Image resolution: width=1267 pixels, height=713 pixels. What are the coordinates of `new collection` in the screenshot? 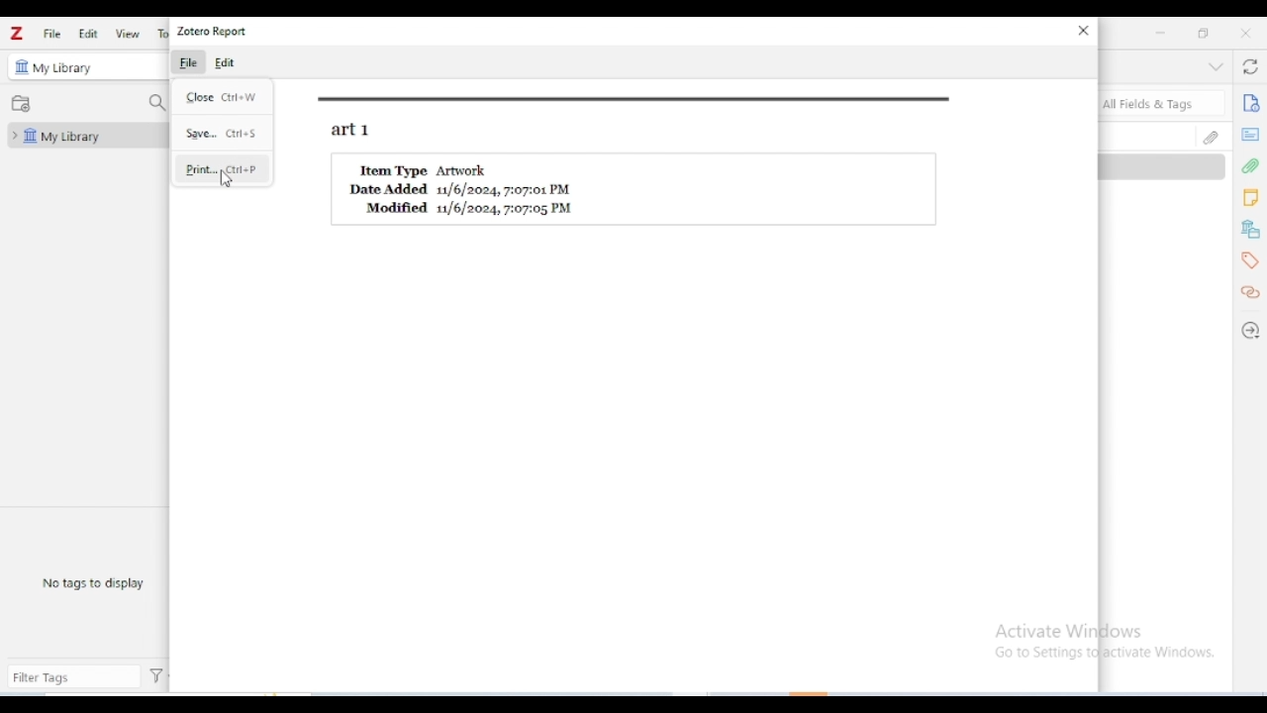 It's located at (21, 103).